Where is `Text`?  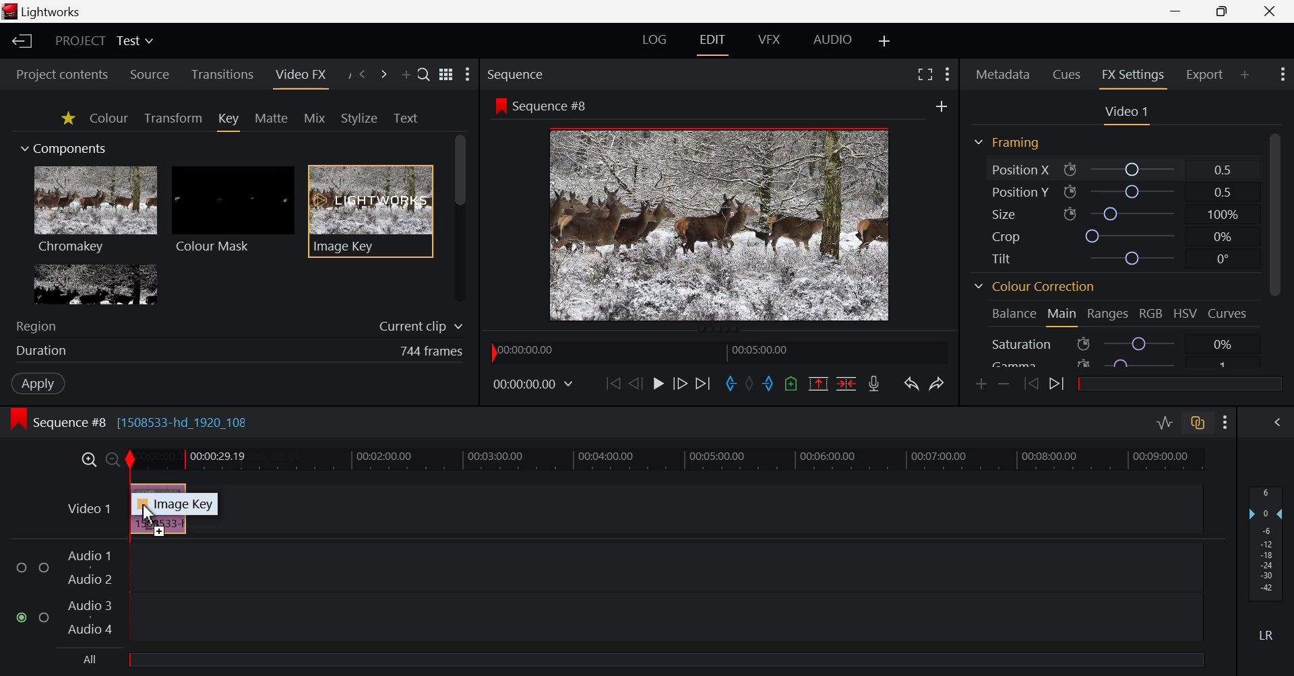
Text is located at coordinates (405, 118).